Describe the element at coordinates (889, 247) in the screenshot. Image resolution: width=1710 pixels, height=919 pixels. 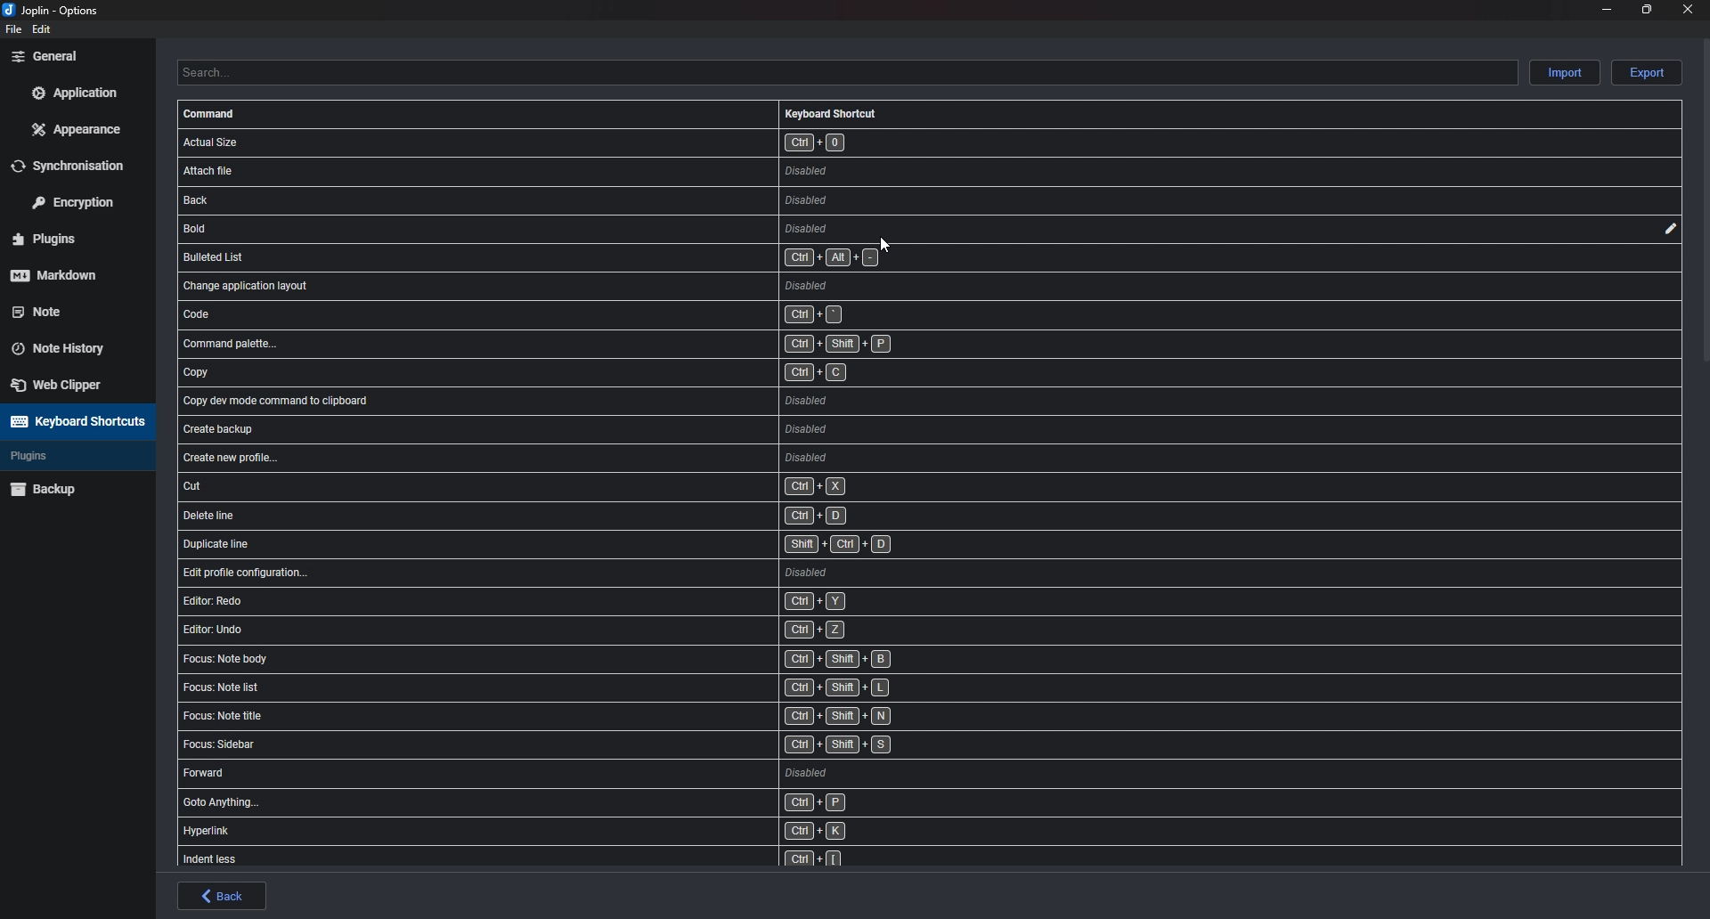
I see `cursor` at that location.